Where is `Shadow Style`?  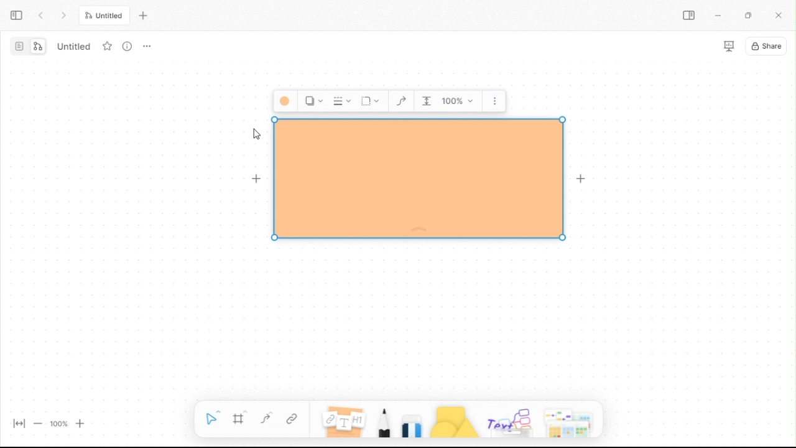 Shadow Style is located at coordinates (313, 101).